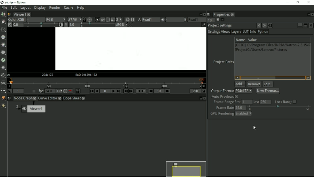 This screenshot has height=177, width=314. Describe the element at coordinates (205, 14) in the screenshot. I see `` at that location.